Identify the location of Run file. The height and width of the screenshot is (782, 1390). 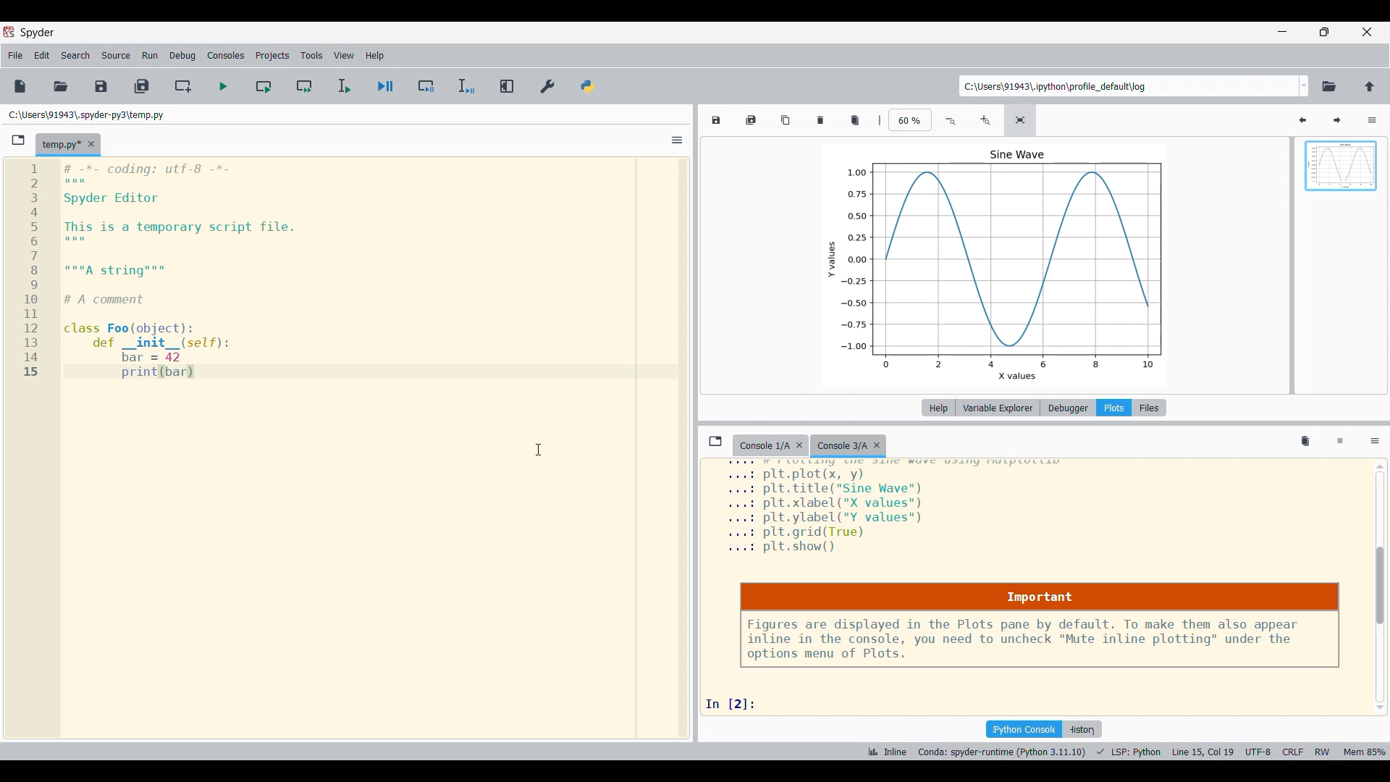
(223, 86).